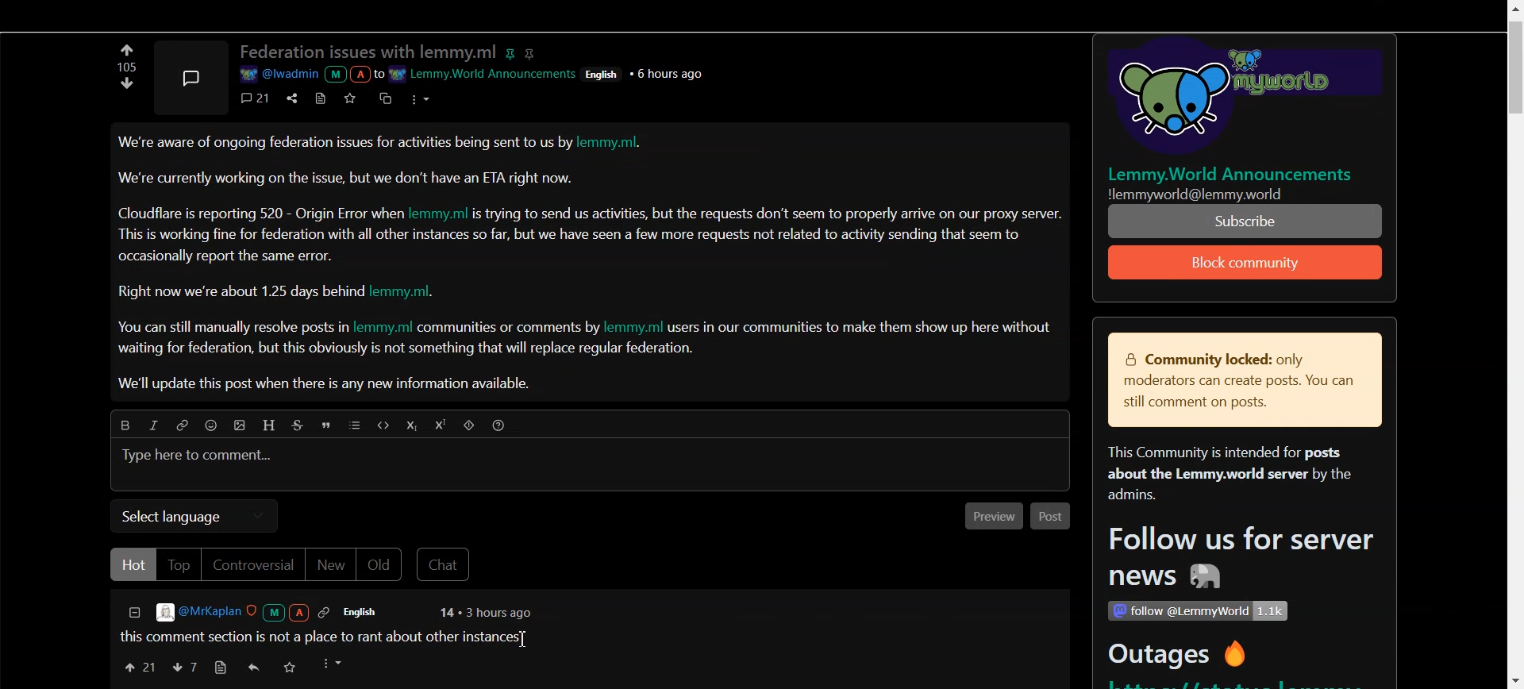 The height and width of the screenshot is (689, 1524). What do you see at coordinates (441, 212) in the screenshot?
I see `lemmy.ml` at bounding box center [441, 212].